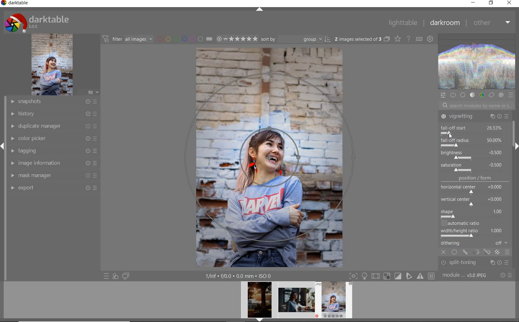 The image size is (519, 322). I want to click on SELECTED IMAGE RANGE RATING, so click(237, 38).